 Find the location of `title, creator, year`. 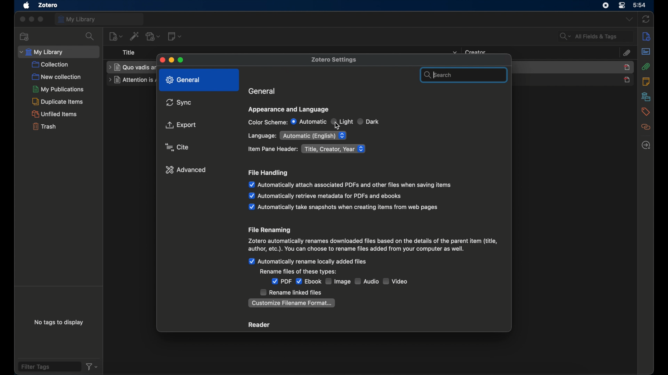

title, creator, year is located at coordinates (334, 149).